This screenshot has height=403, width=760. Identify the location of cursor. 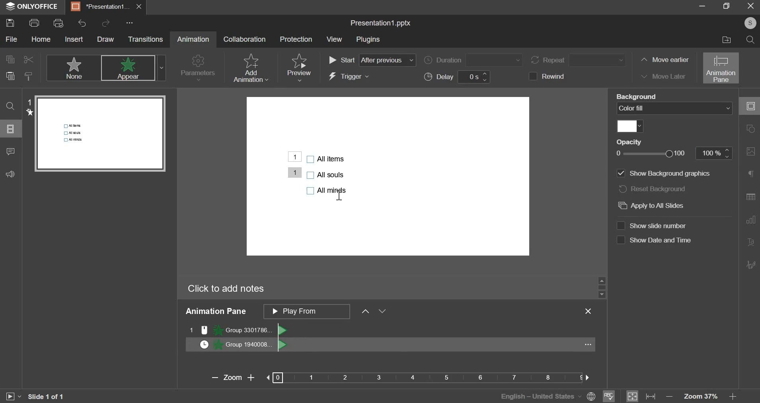
(339, 196).